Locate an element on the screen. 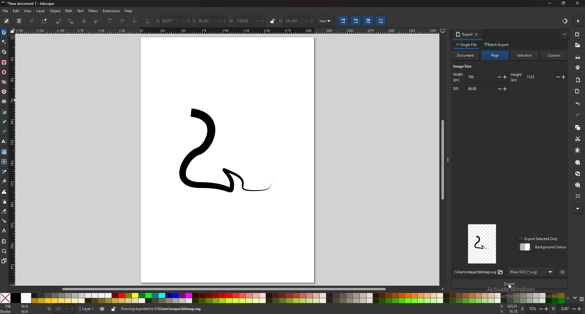 The image size is (585, 314). page is located at coordinates (495, 55).